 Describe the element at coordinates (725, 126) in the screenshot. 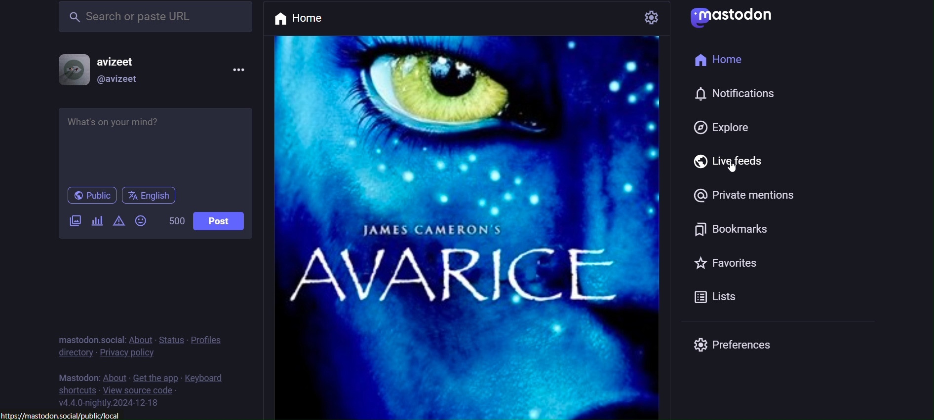

I see `explore` at that location.